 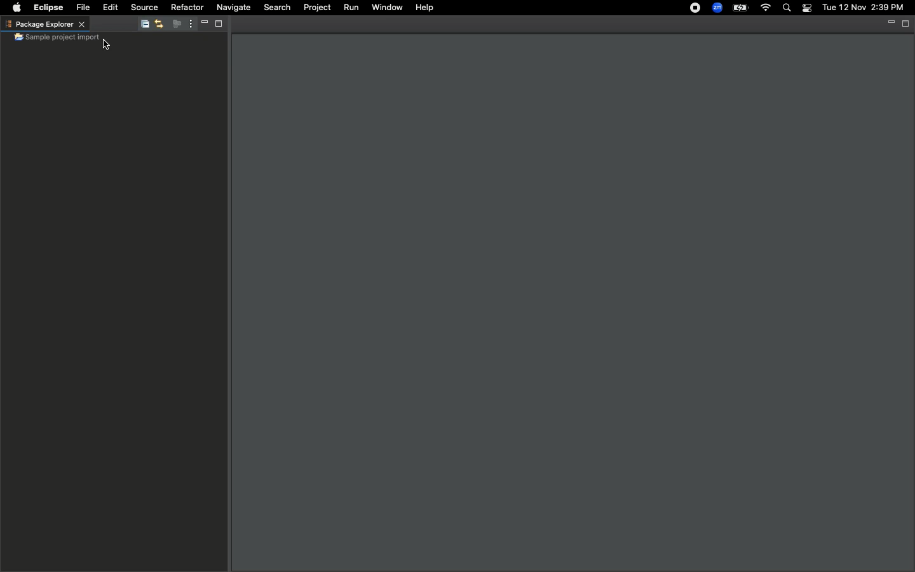 I want to click on View menu, so click(x=188, y=24).